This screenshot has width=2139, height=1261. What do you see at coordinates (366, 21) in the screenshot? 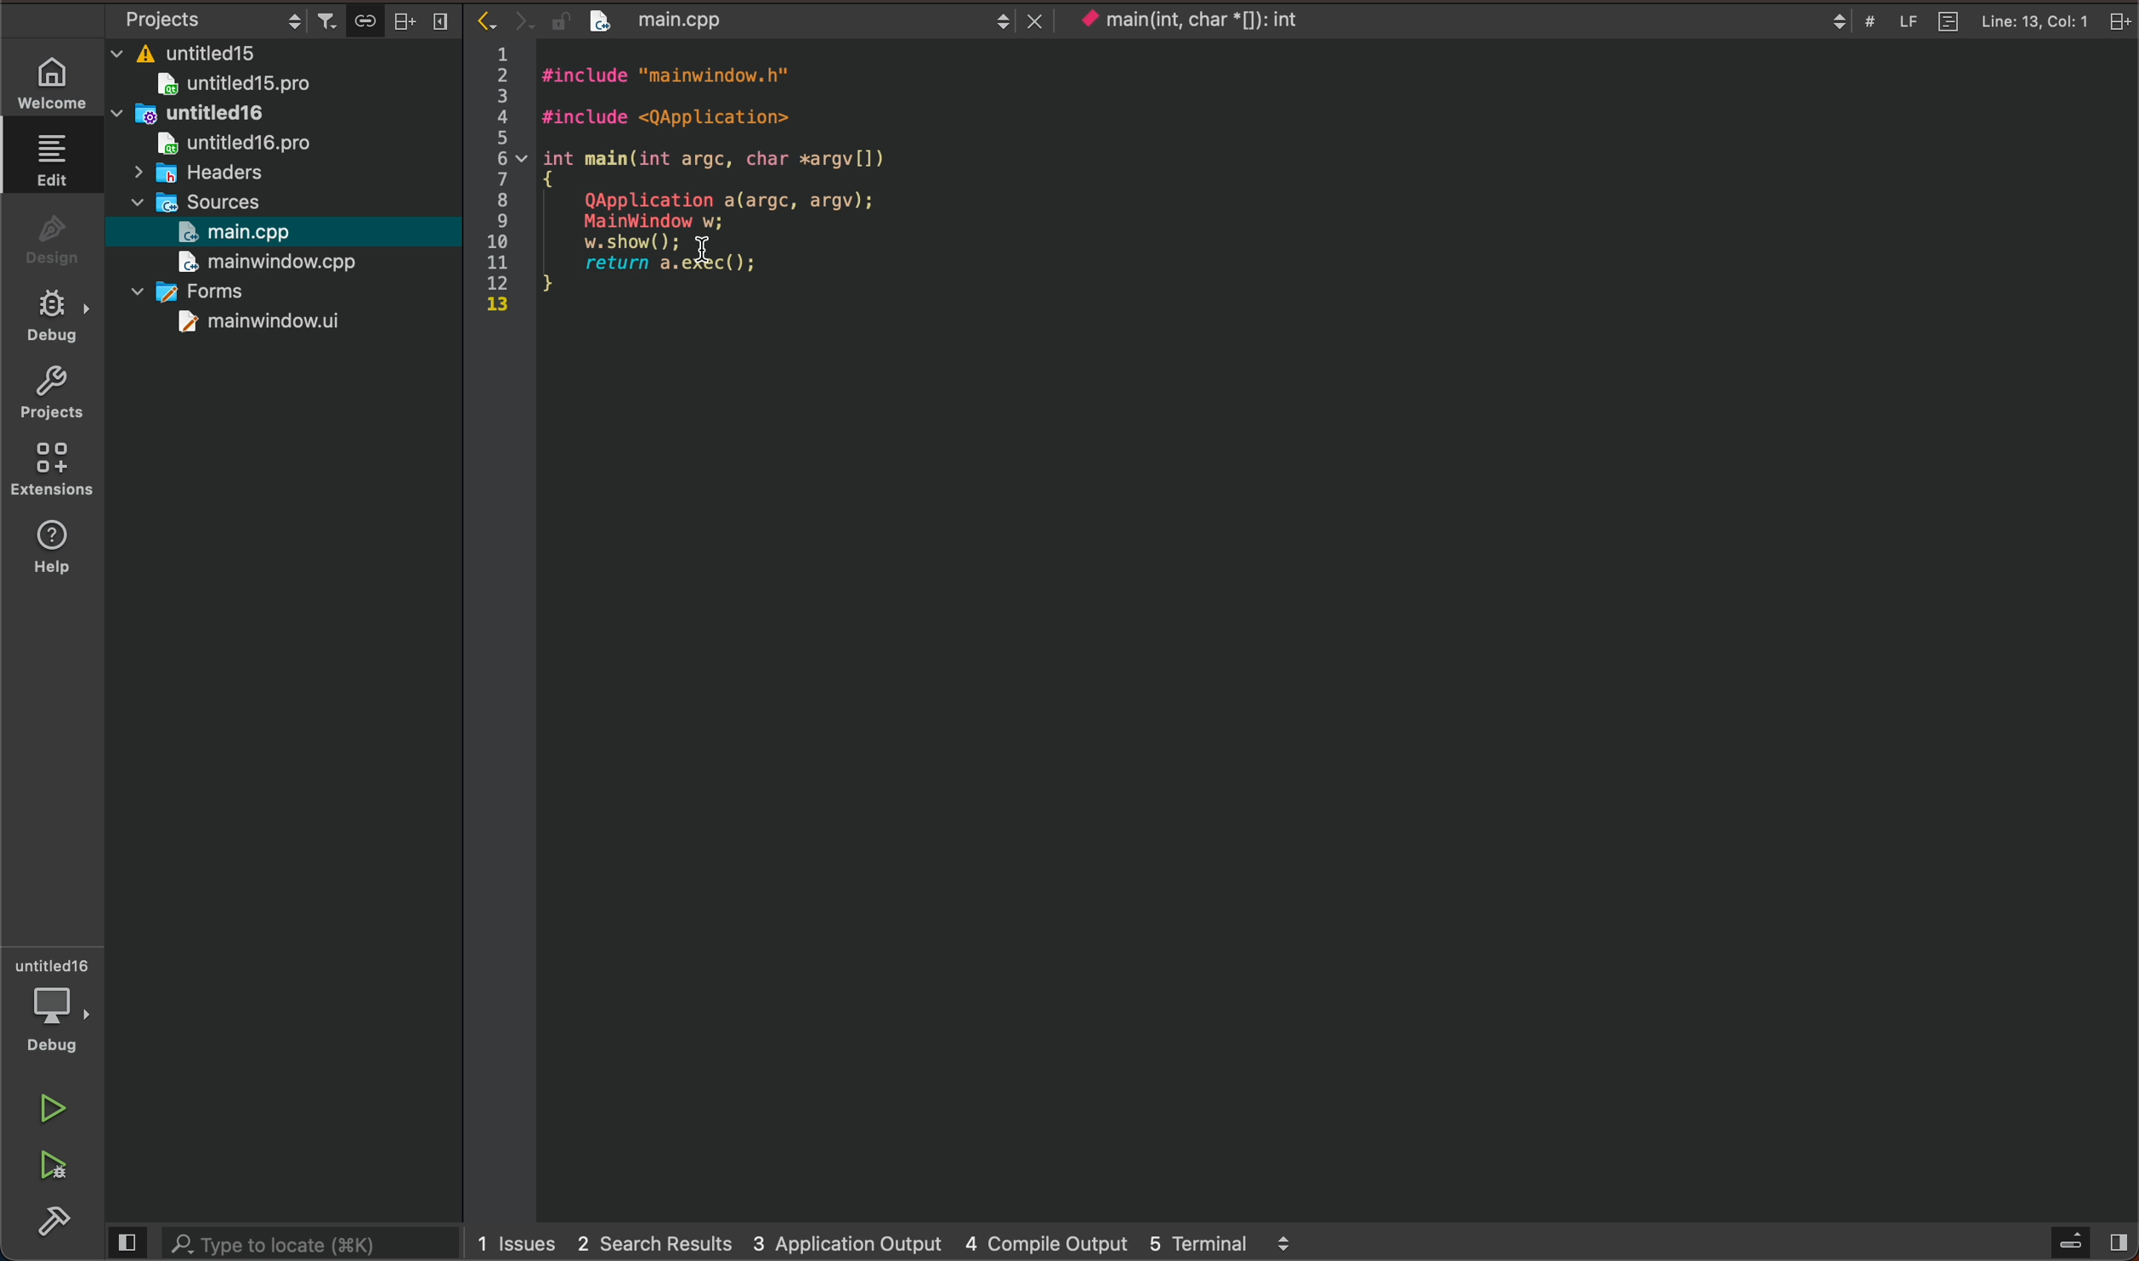
I see `` at bounding box center [366, 21].